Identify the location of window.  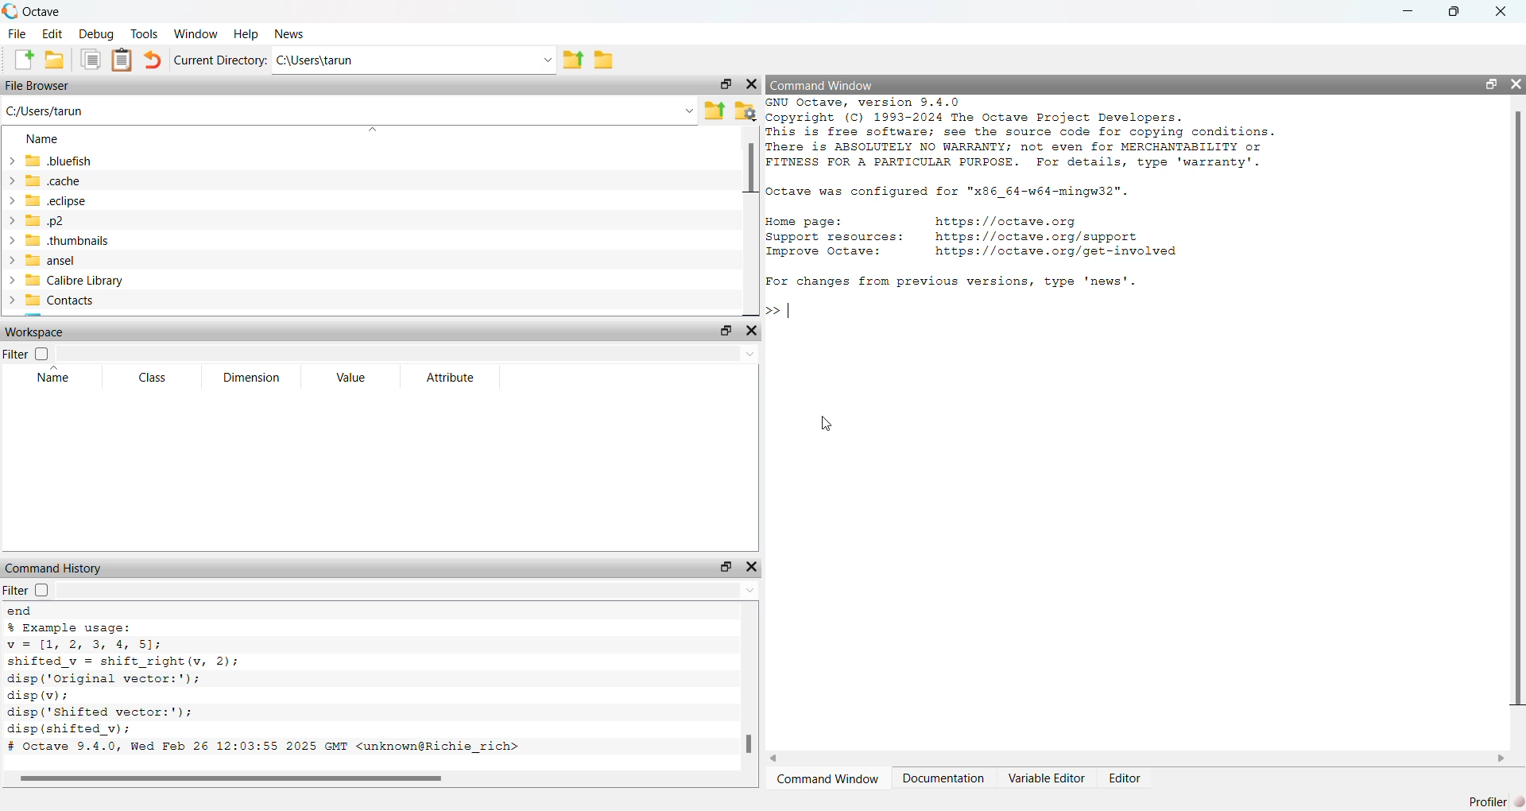
(195, 34).